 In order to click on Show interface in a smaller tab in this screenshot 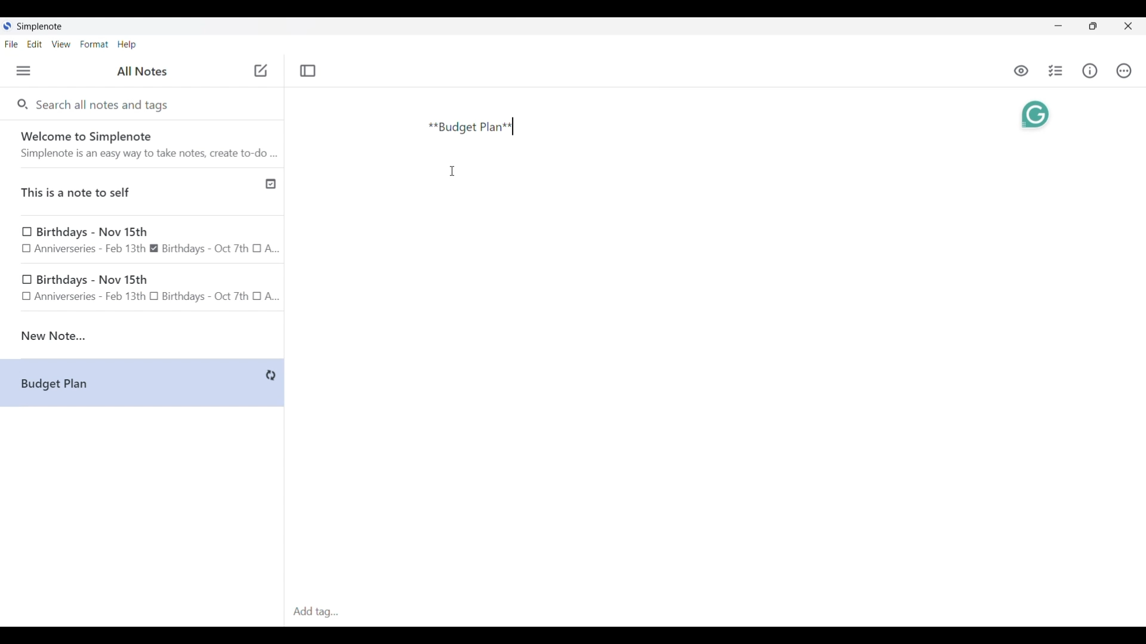, I will do `click(1093, 26)`.